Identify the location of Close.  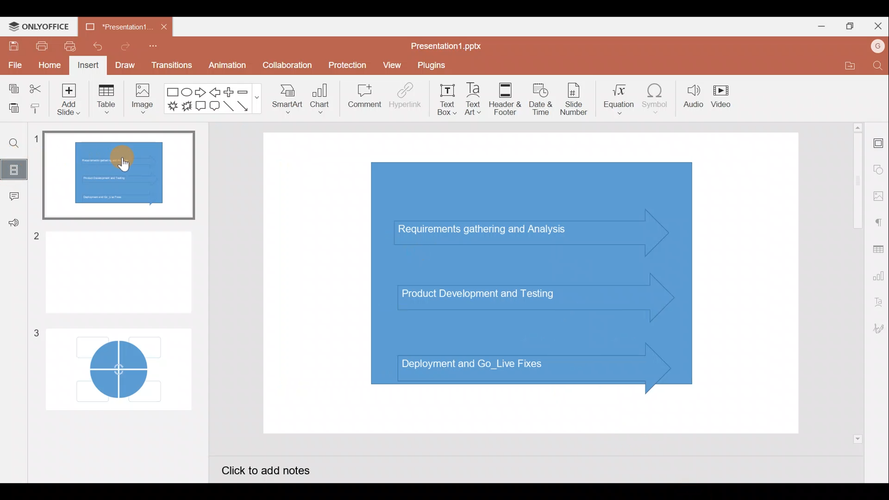
(879, 25).